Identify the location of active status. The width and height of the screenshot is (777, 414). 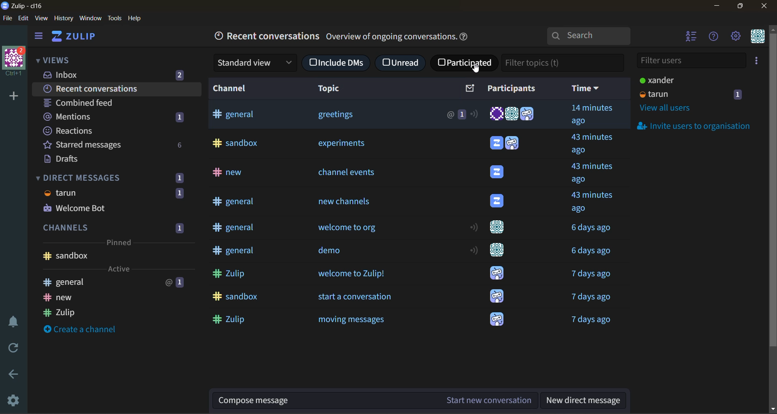
(473, 227).